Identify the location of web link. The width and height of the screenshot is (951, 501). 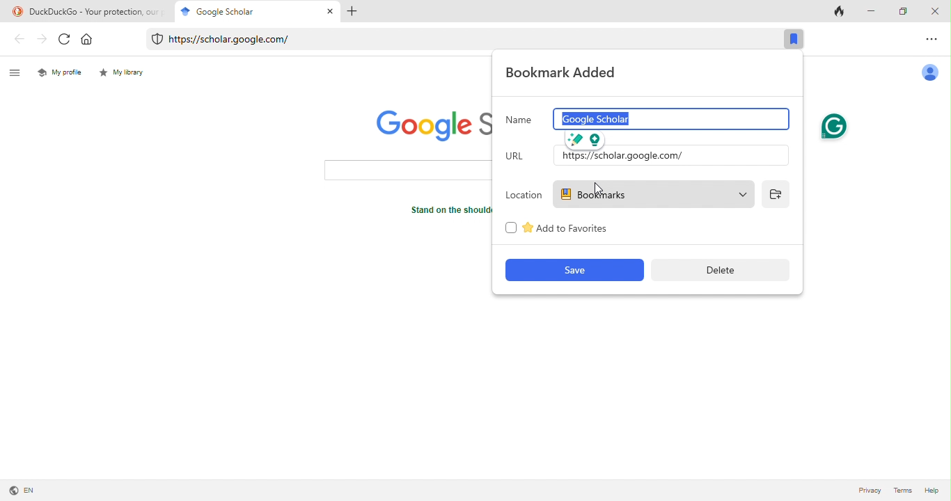
(457, 40).